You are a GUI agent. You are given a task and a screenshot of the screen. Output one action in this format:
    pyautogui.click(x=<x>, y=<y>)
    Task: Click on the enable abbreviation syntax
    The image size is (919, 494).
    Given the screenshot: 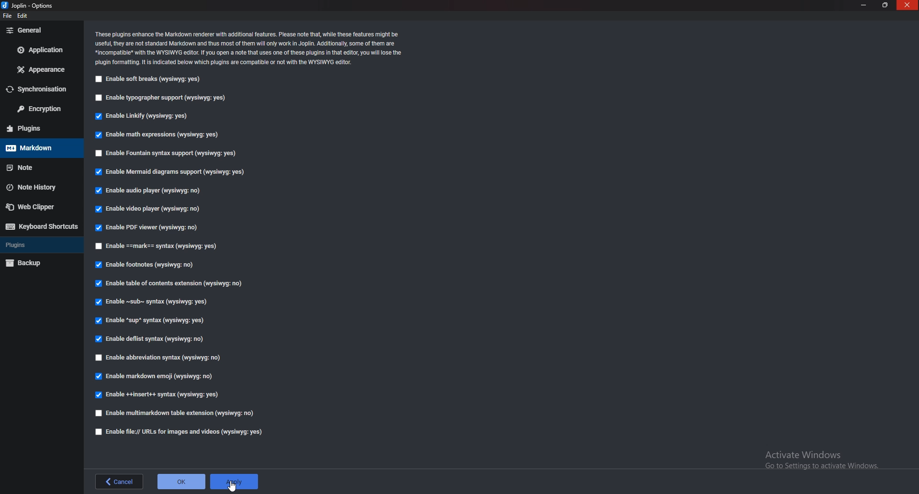 What is the action you would take?
    pyautogui.click(x=159, y=359)
    